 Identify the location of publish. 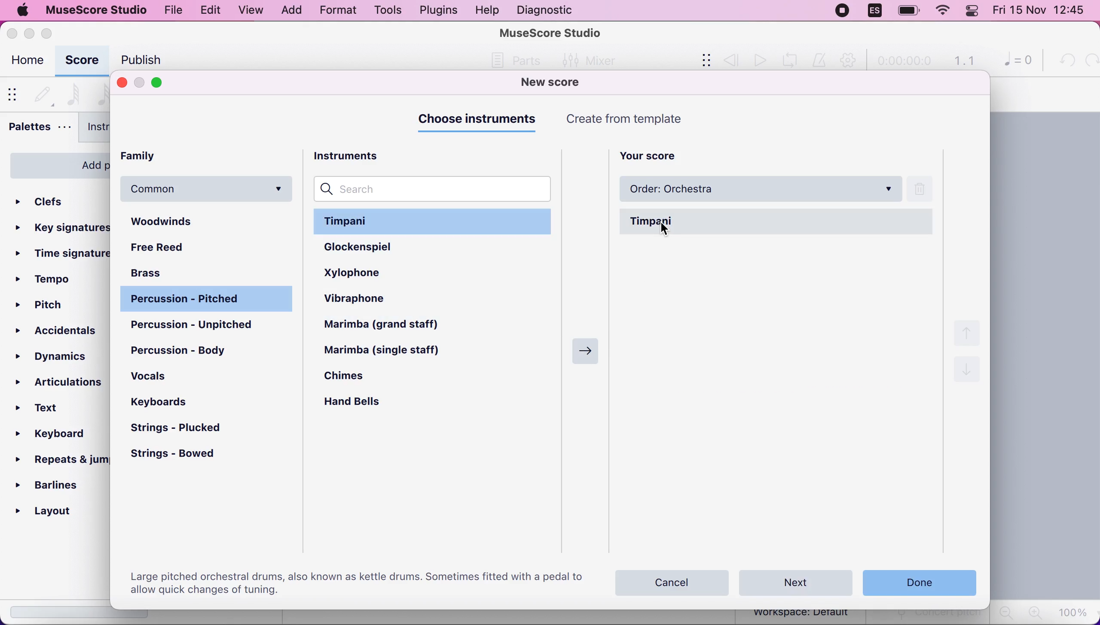
(139, 60).